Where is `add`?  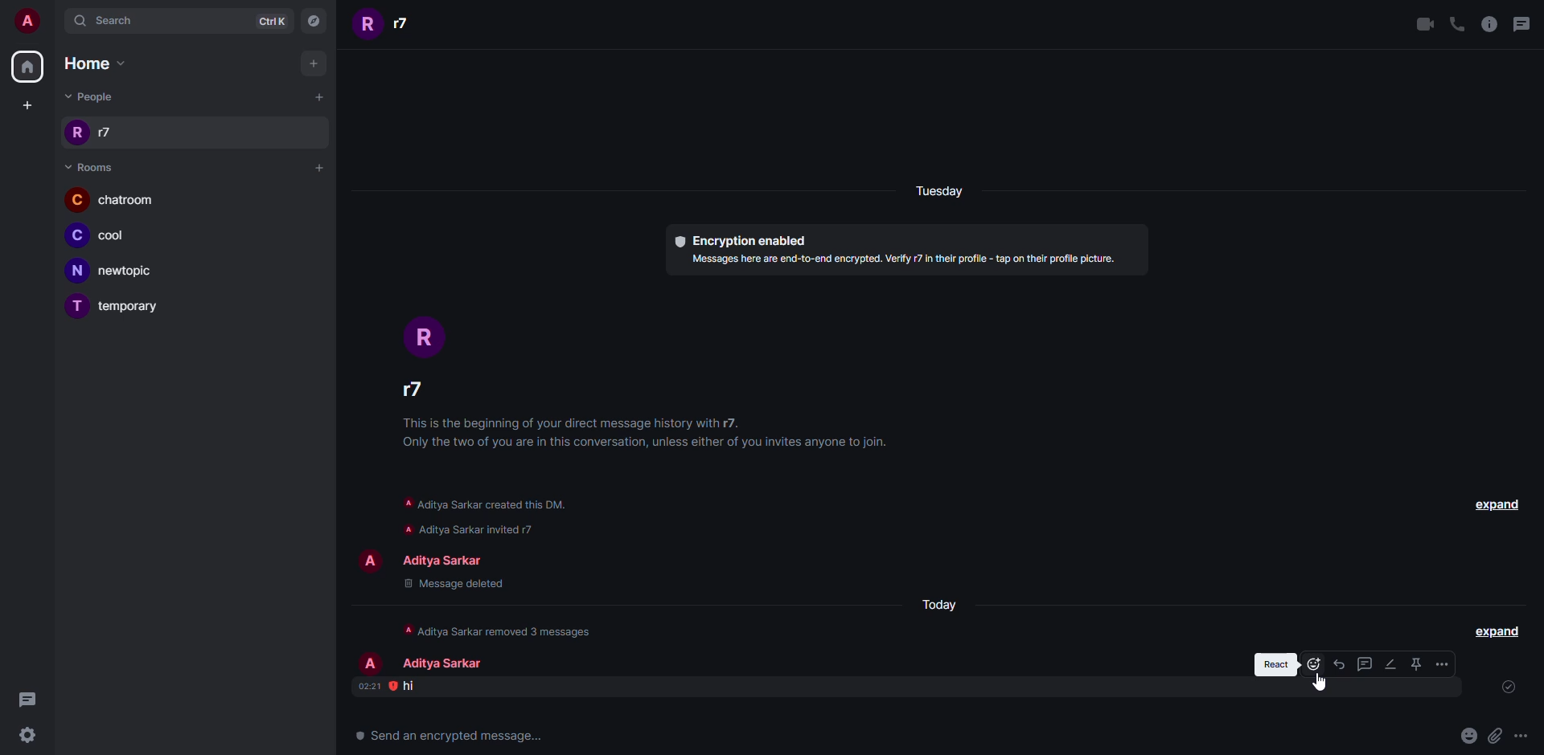
add is located at coordinates (317, 64).